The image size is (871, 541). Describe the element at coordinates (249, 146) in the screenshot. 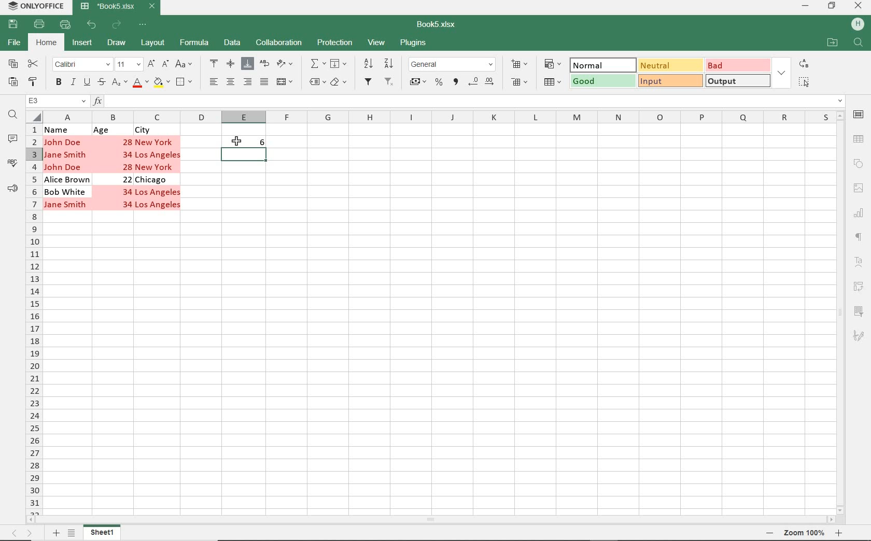

I see `FORMULA RETURNS 6` at that location.